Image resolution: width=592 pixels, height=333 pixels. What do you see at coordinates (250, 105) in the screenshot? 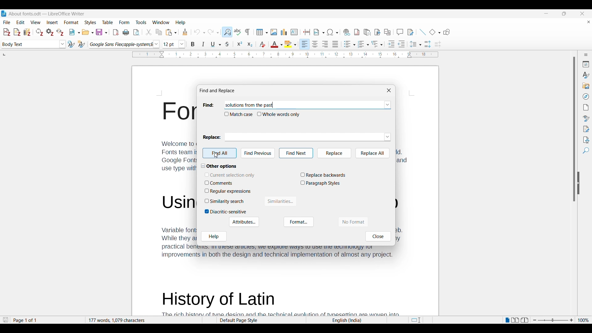
I see `Text pasted` at bounding box center [250, 105].